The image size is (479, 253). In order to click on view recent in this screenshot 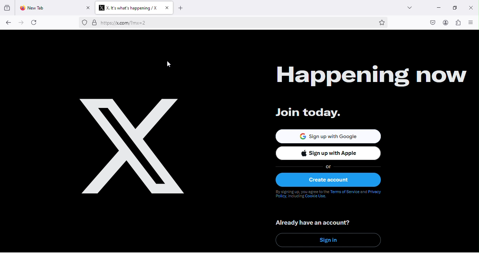, I will do `click(8, 8)`.